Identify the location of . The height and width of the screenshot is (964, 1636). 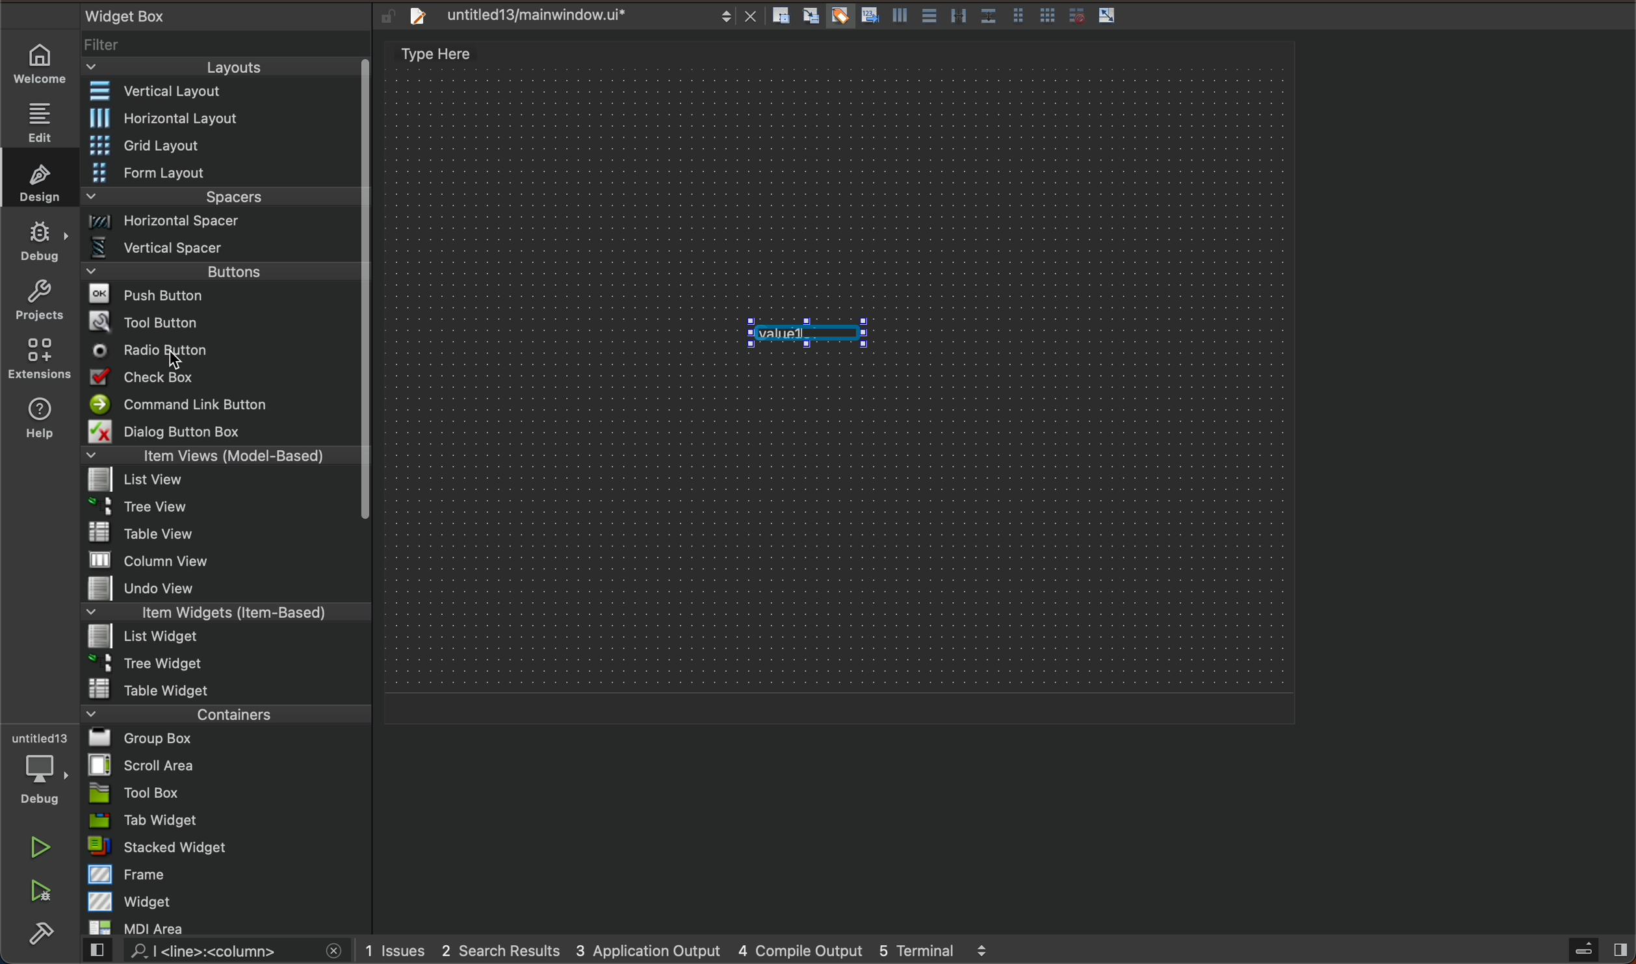
(1073, 16).